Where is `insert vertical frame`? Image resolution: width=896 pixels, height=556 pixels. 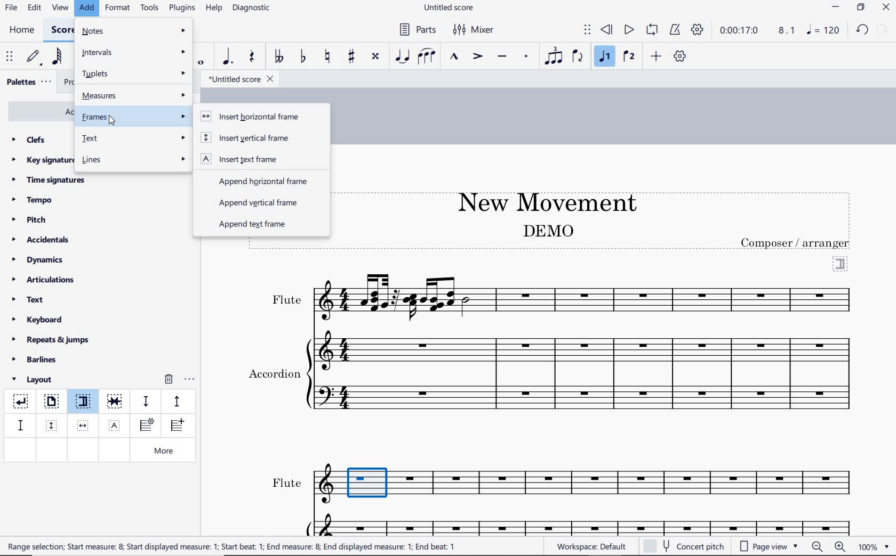
insert vertical frame is located at coordinates (254, 138).